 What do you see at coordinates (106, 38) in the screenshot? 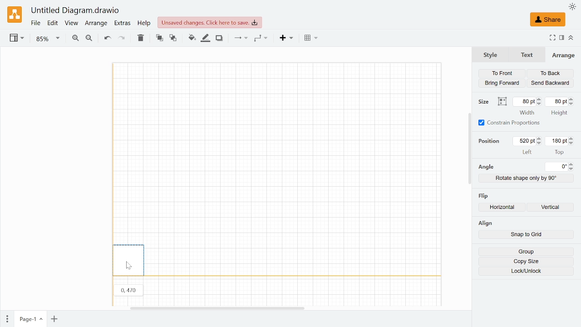
I see `undo` at bounding box center [106, 38].